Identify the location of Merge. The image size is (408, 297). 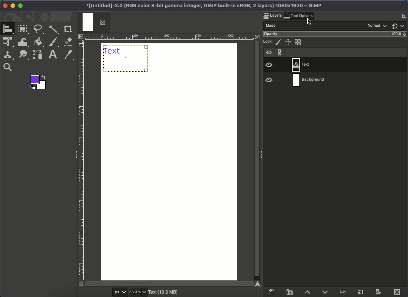
(361, 291).